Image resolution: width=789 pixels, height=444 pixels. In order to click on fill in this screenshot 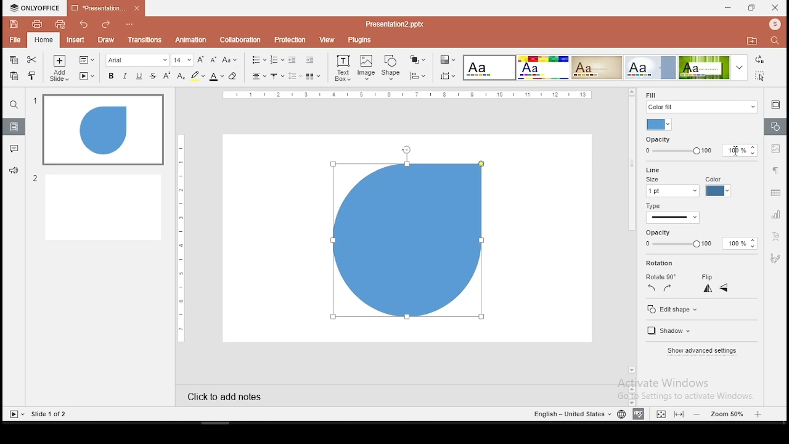, I will do `click(701, 101)`.